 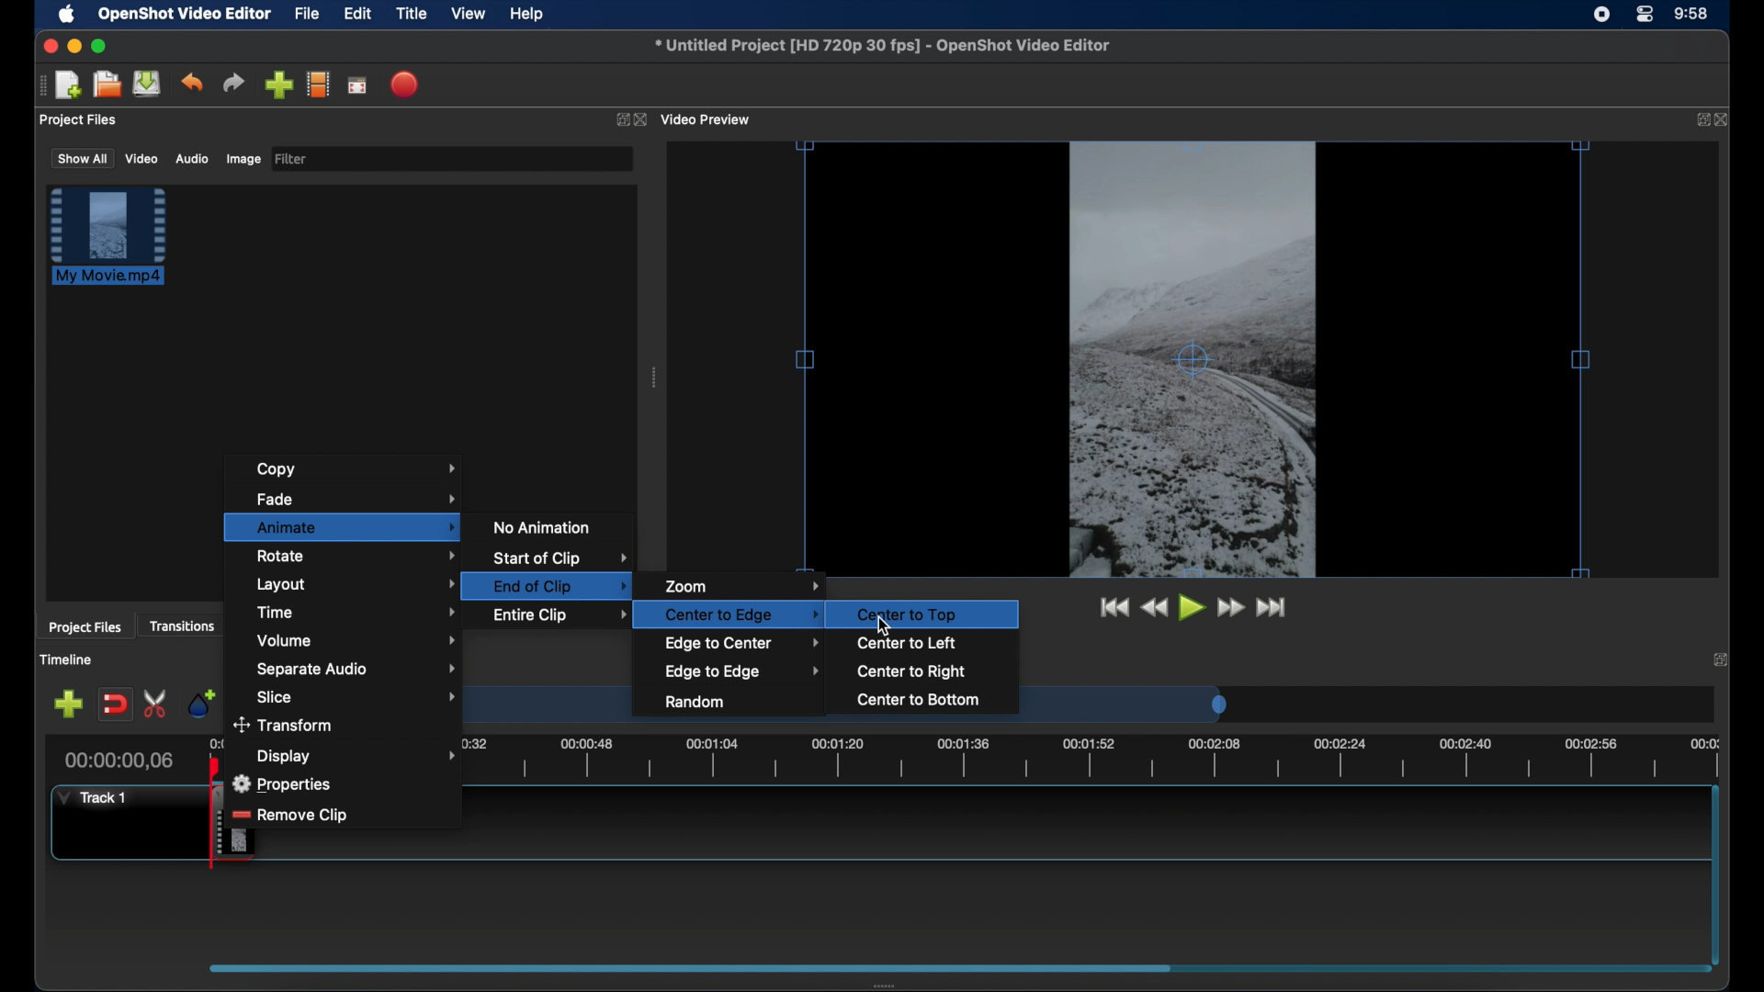 I want to click on filter, so click(x=292, y=159).